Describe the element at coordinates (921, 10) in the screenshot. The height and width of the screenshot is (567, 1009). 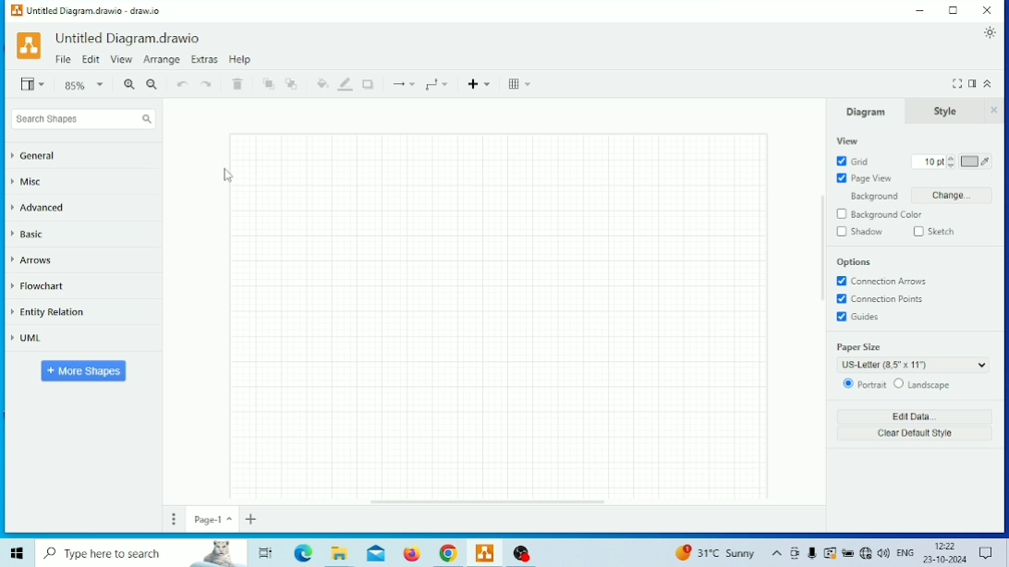
I see `Minimize` at that location.